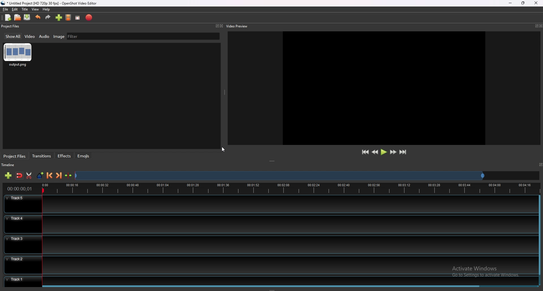 The height and width of the screenshot is (291, 543). I want to click on track 1, so click(268, 280).